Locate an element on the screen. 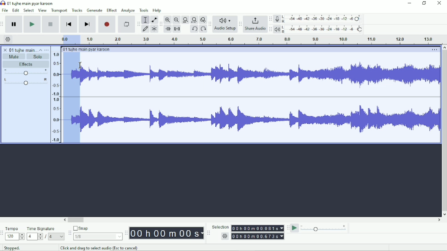 This screenshot has width=447, height=251. Trim audio outside selection is located at coordinates (167, 29).